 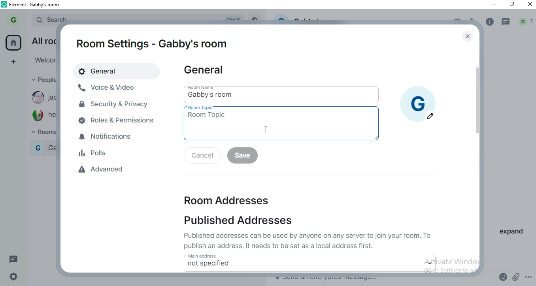 I want to click on , so click(x=530, y=275).